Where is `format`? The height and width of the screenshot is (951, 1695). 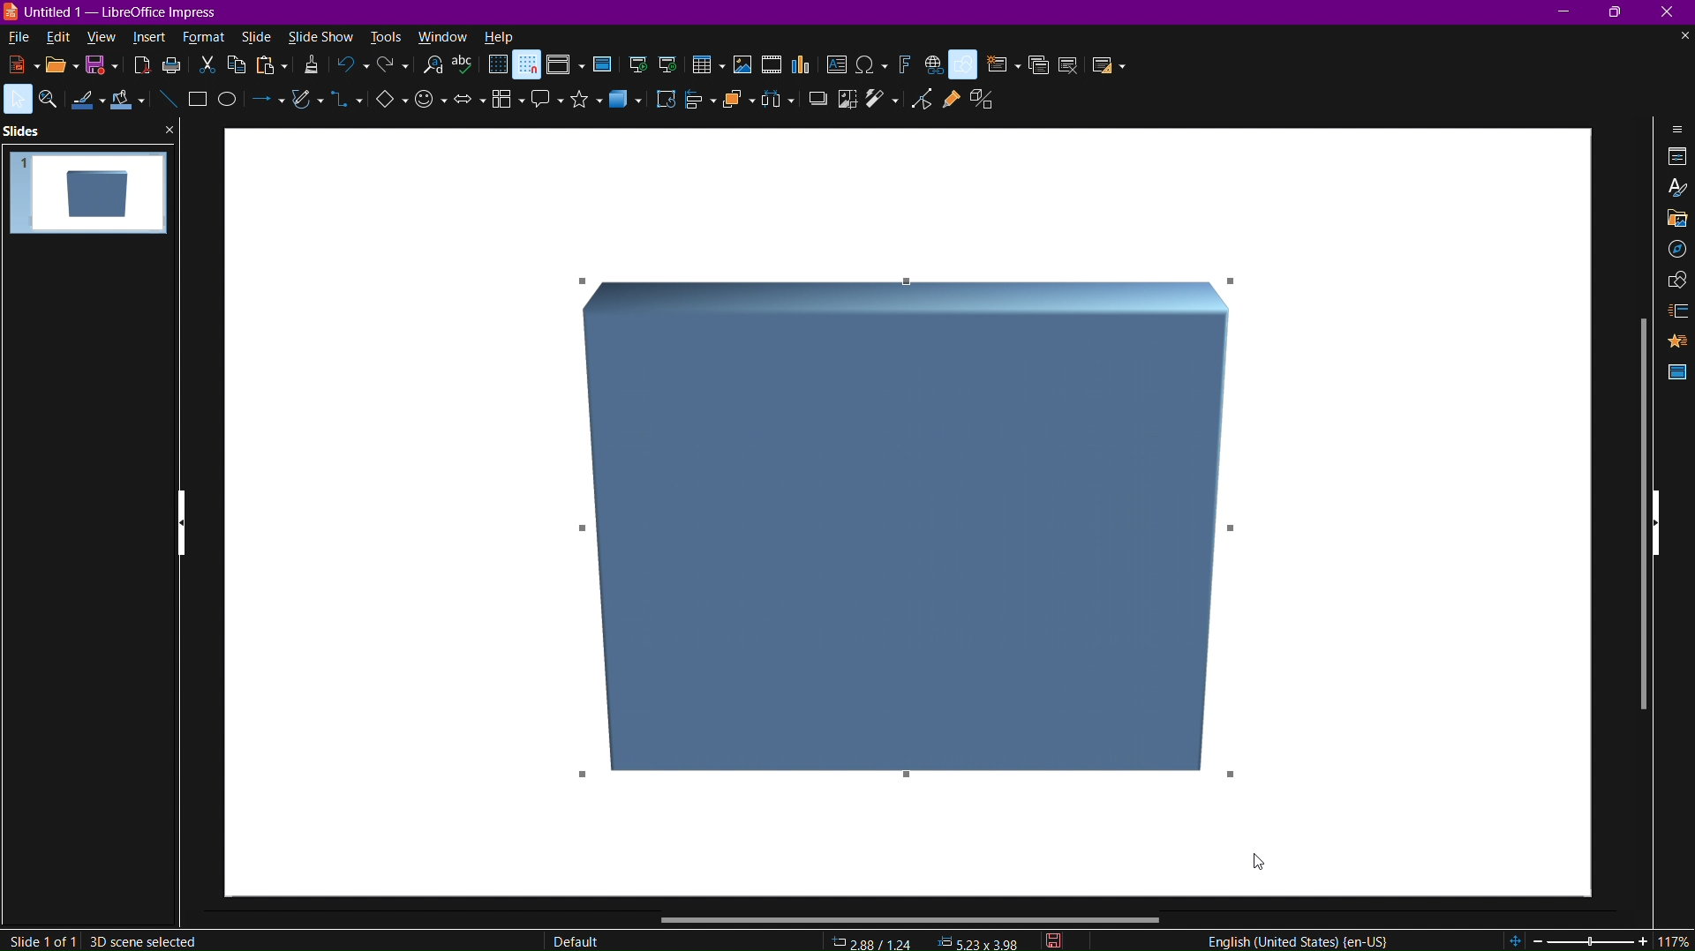
format is located at coordinates (208, 37).